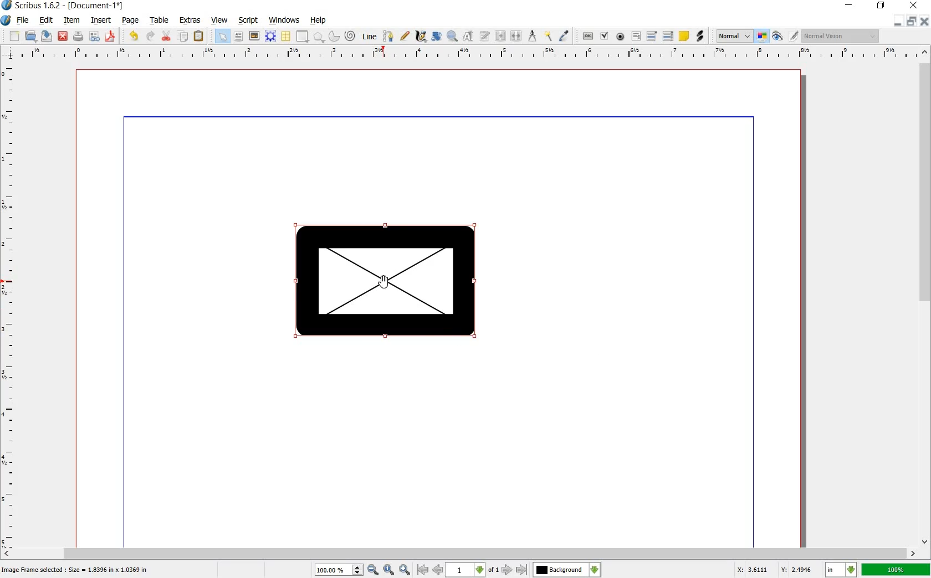 Image resolution: width=931 pixels, height=578 pixels. Describe the element at coordinates (347, 569) in the screenshot. I see `zoom in` at that location.